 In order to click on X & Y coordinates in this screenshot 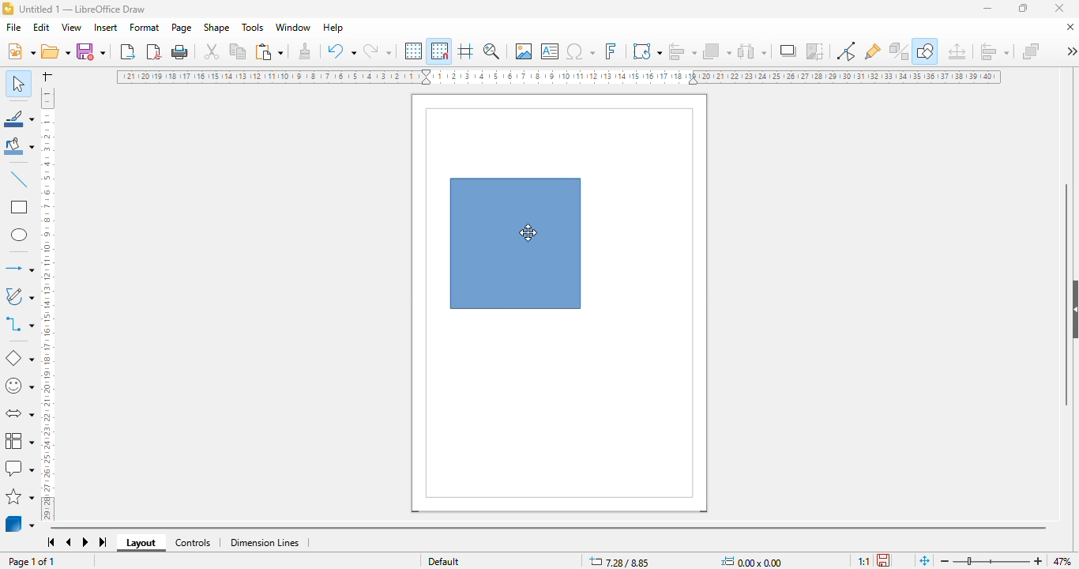, I will do `click(620, 562)`.